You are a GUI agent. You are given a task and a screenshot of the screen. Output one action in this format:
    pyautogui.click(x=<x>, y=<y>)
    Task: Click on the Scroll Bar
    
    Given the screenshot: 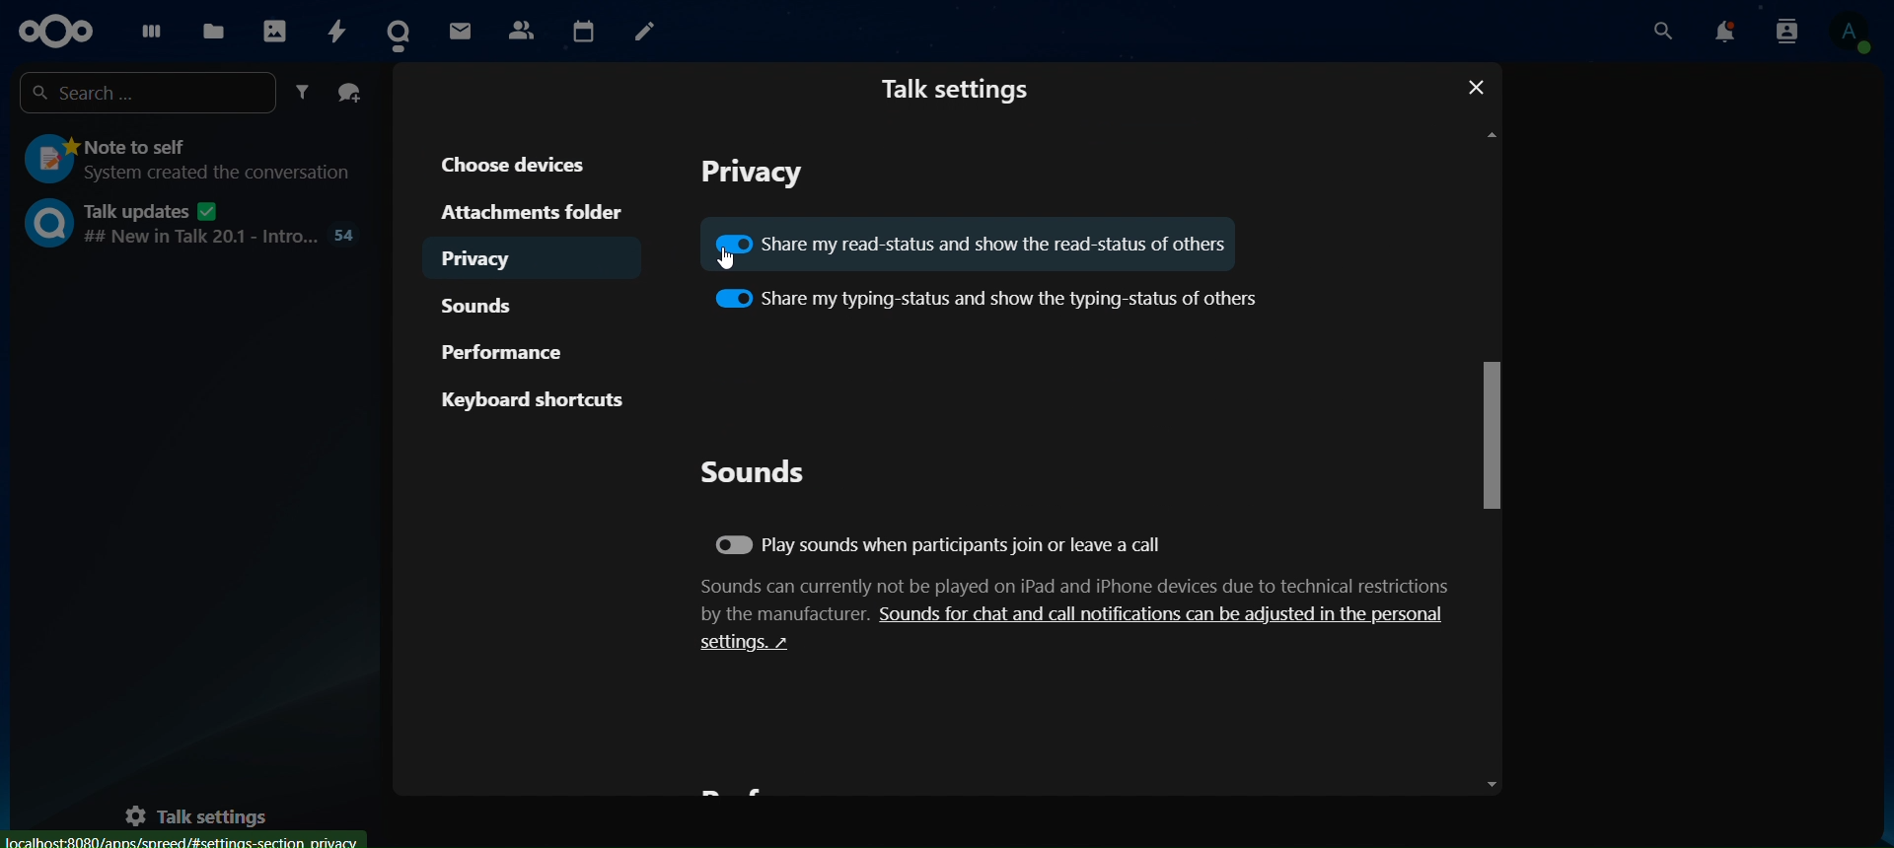 What is the action you would take?
    pyautogui.click(x=1488, y=459)
    